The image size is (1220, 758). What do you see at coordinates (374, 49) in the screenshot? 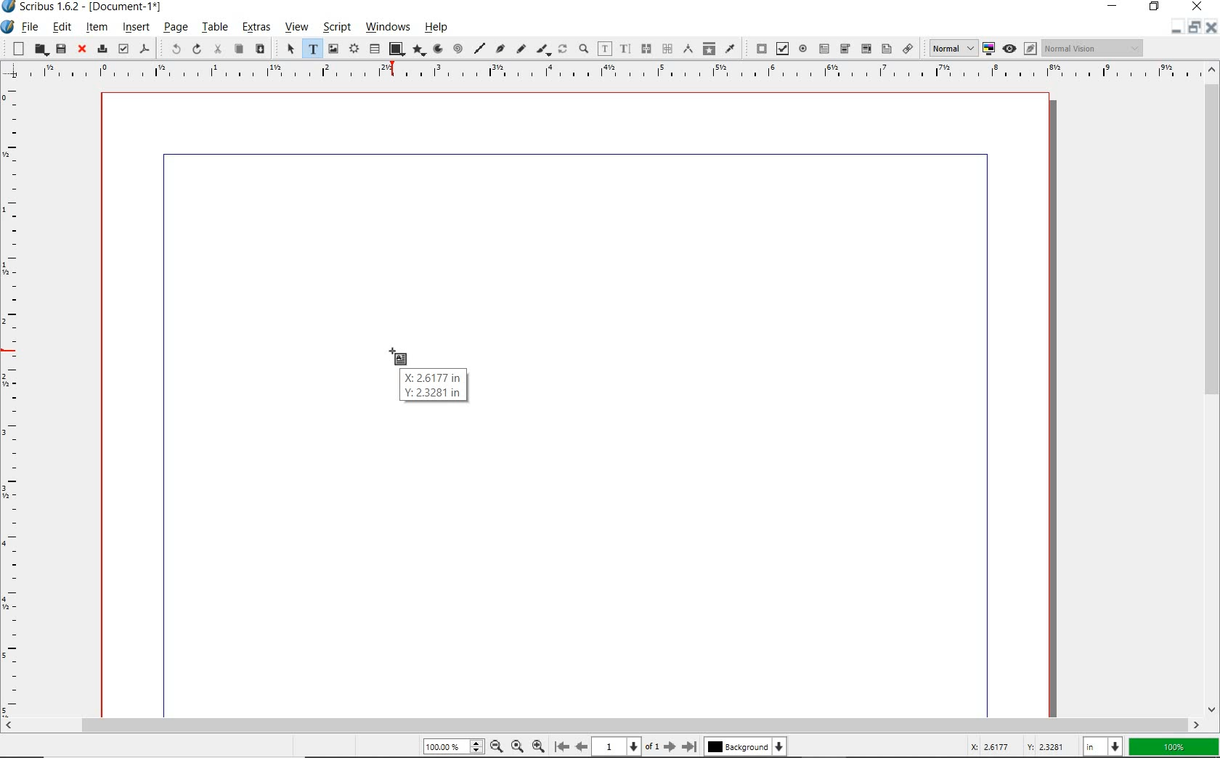
I see `table` at bounding box center [374, 49].